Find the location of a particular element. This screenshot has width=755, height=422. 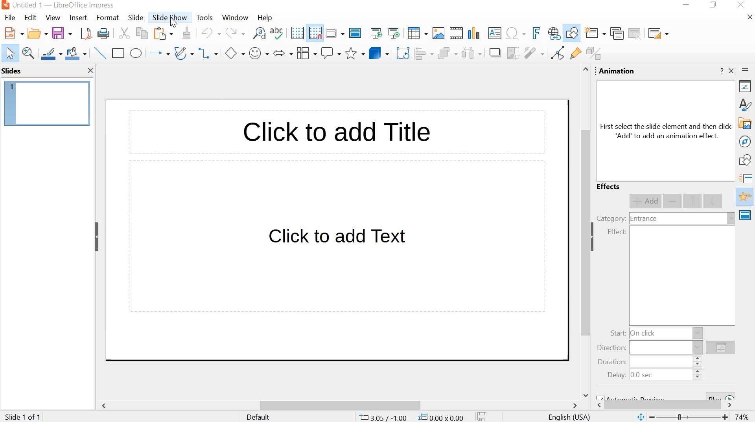

language is located at coordinates (570, 418).